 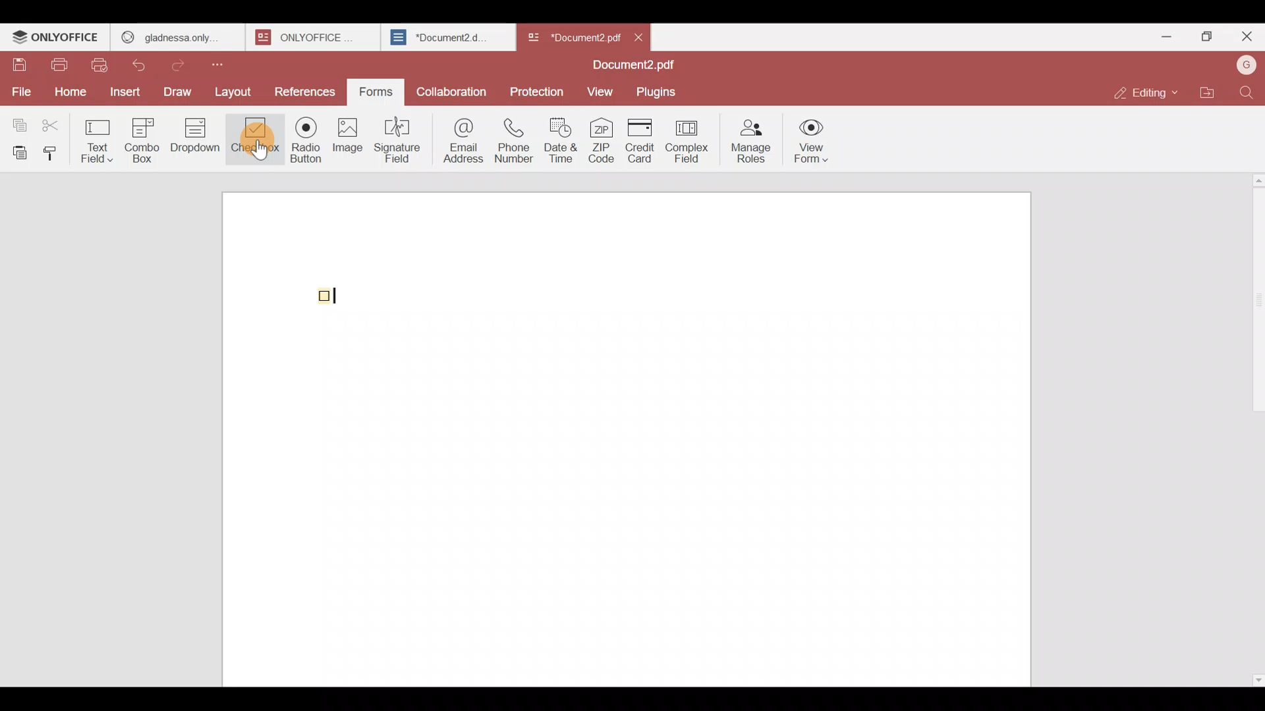 I want to click on Save, so click(x=19, y=65).